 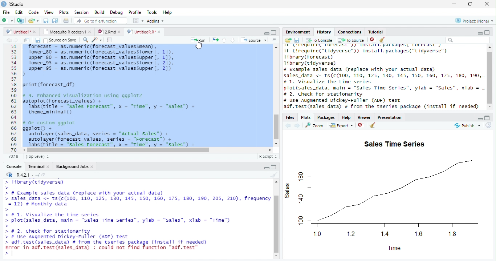 I want to click on History, so click(x=324, y=32).